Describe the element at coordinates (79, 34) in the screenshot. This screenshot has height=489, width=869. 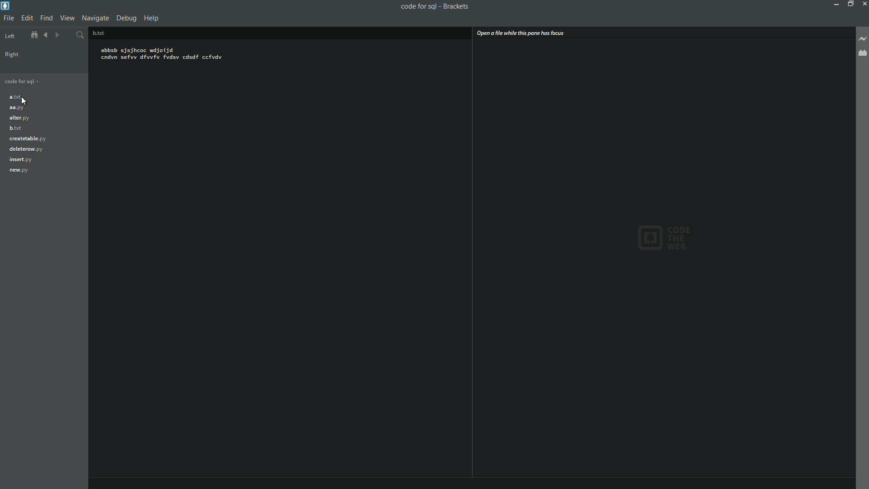
I see `Search` at that location.